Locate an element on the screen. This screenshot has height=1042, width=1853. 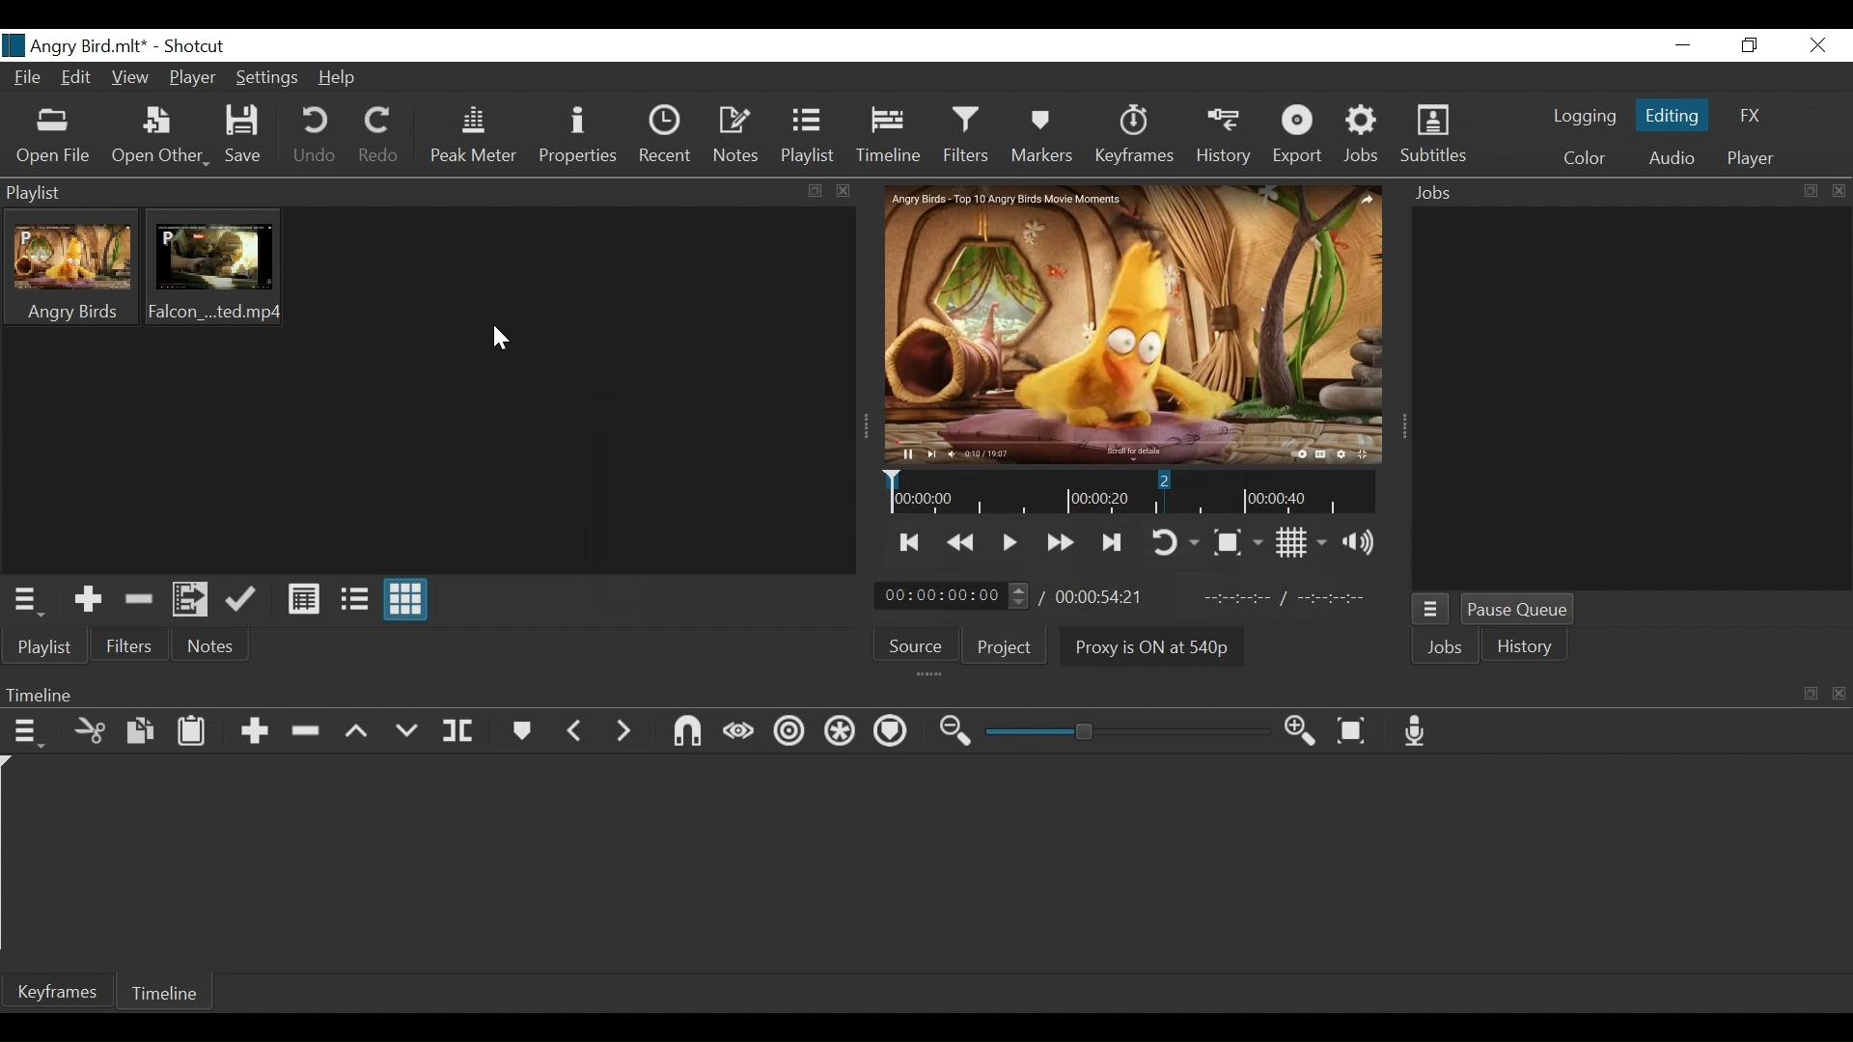
Shotcut is located at coordinates (199, 48).